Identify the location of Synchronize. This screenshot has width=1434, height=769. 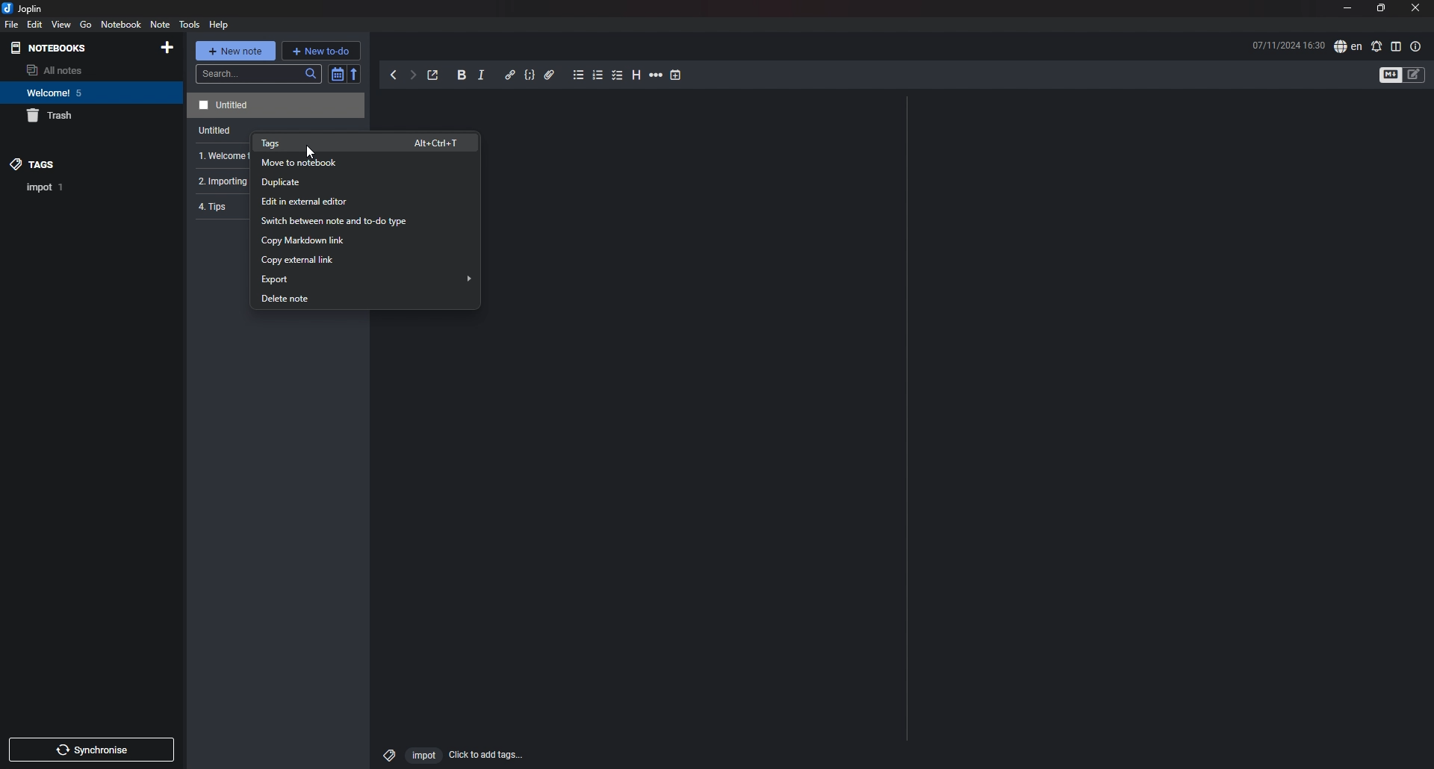
(94, 752).